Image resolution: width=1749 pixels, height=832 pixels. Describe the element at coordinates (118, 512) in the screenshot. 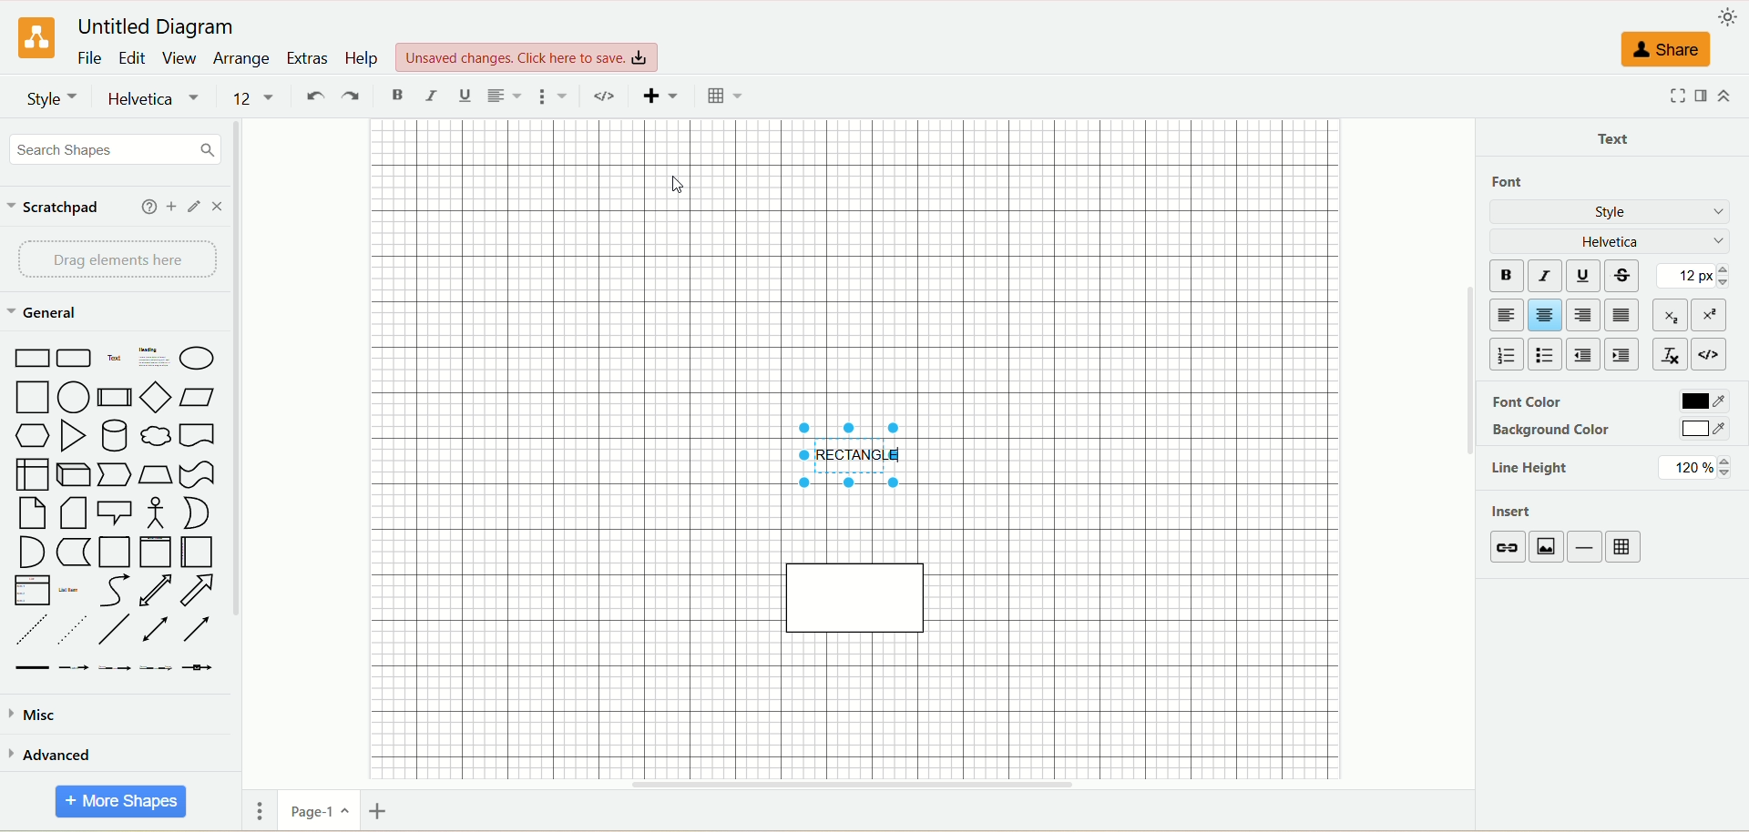

I see `callout` at that location.